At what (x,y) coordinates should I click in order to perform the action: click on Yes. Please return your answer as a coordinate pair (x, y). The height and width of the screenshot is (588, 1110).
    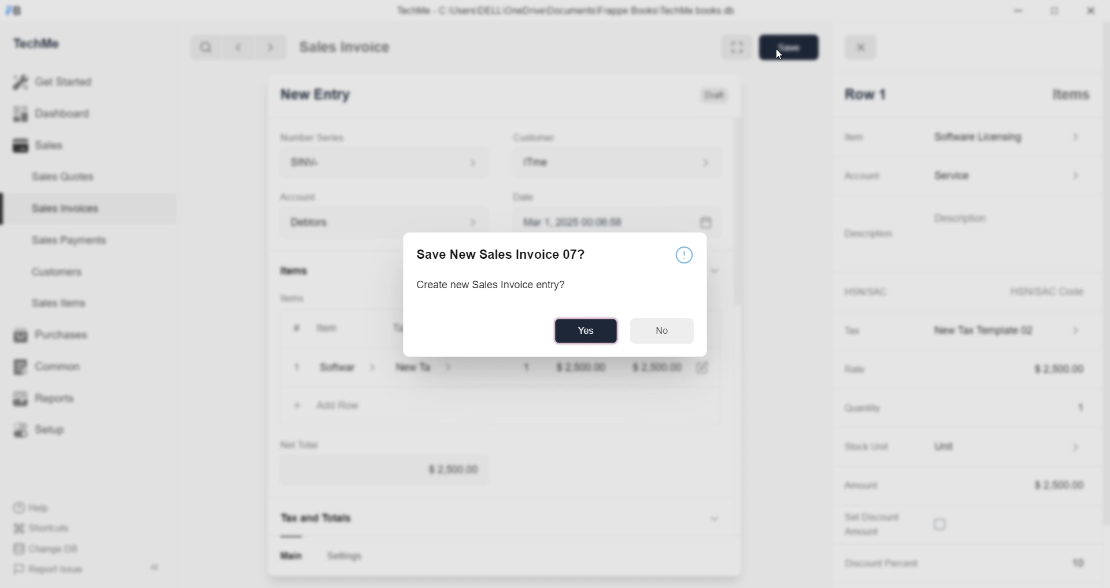
    Looking at the image, I should click on (589, 332).